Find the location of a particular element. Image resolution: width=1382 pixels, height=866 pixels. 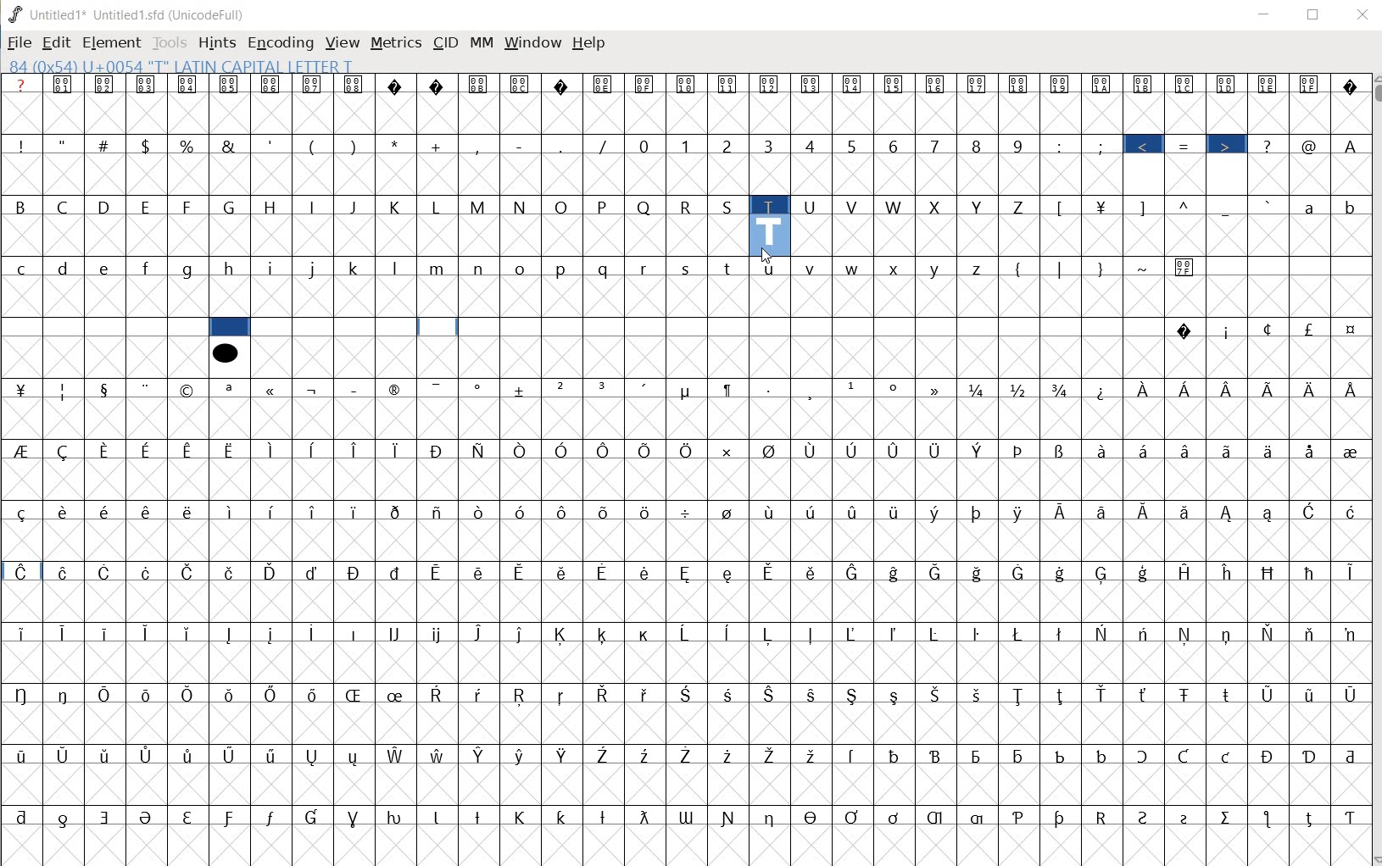

glyph info is located at coordinates (180, 65).